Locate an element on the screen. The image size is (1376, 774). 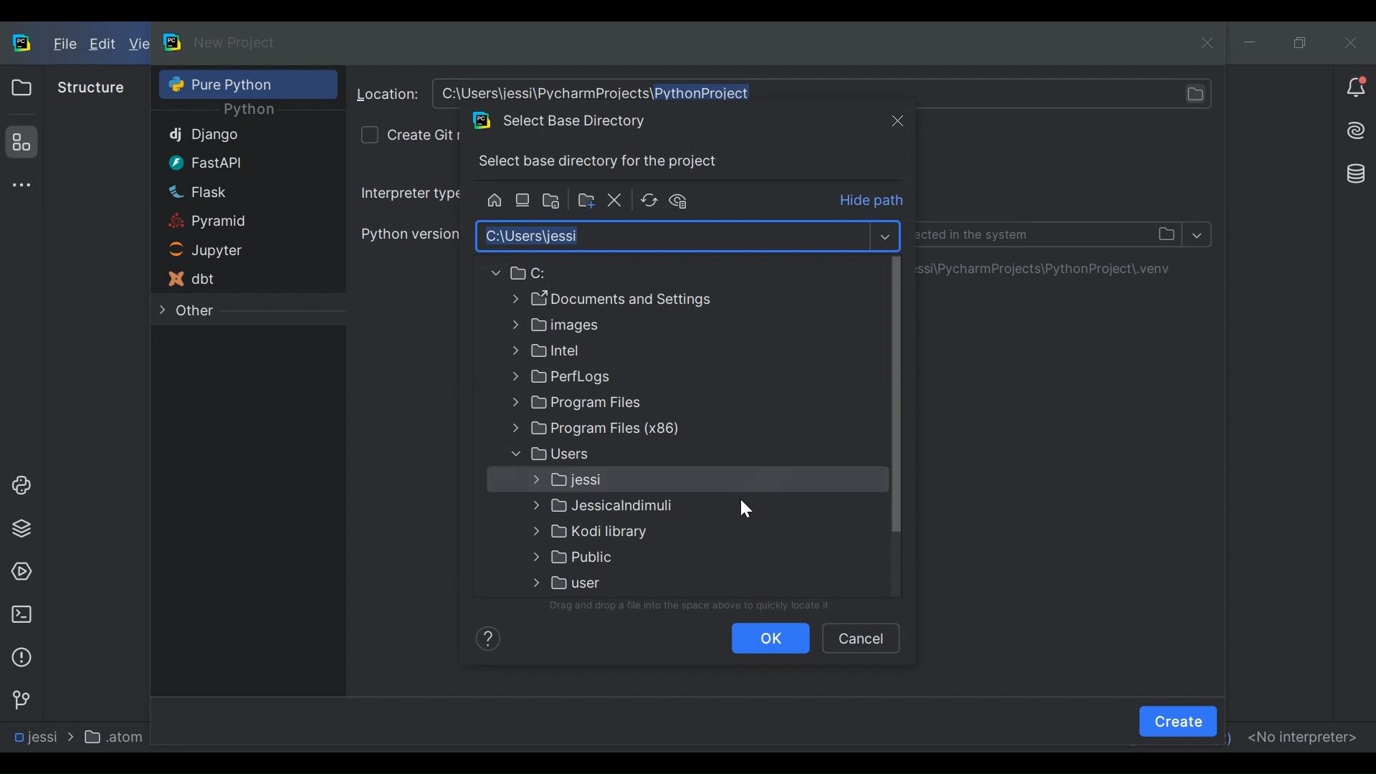
PyCharm Desktop Icon is located at coordinates (23, 44).